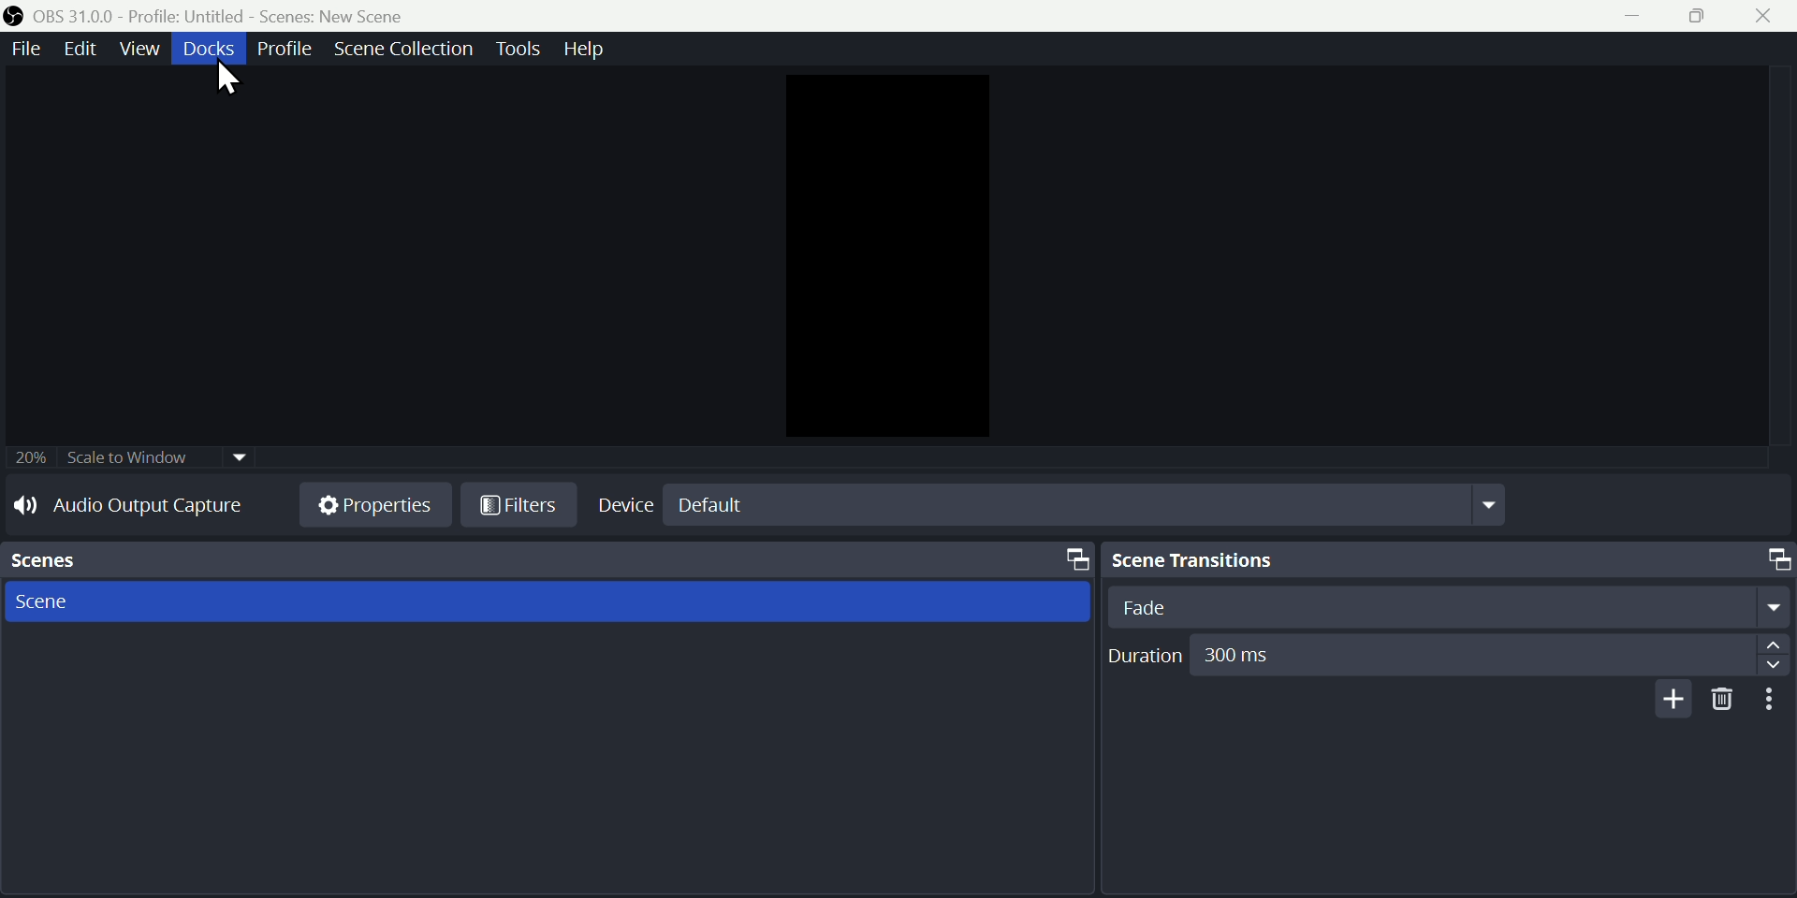 The width and height of the screenshot is (1797, 898). Describe the element at coordinates (1761, 18) in the screenshot. I see `close` at that location.